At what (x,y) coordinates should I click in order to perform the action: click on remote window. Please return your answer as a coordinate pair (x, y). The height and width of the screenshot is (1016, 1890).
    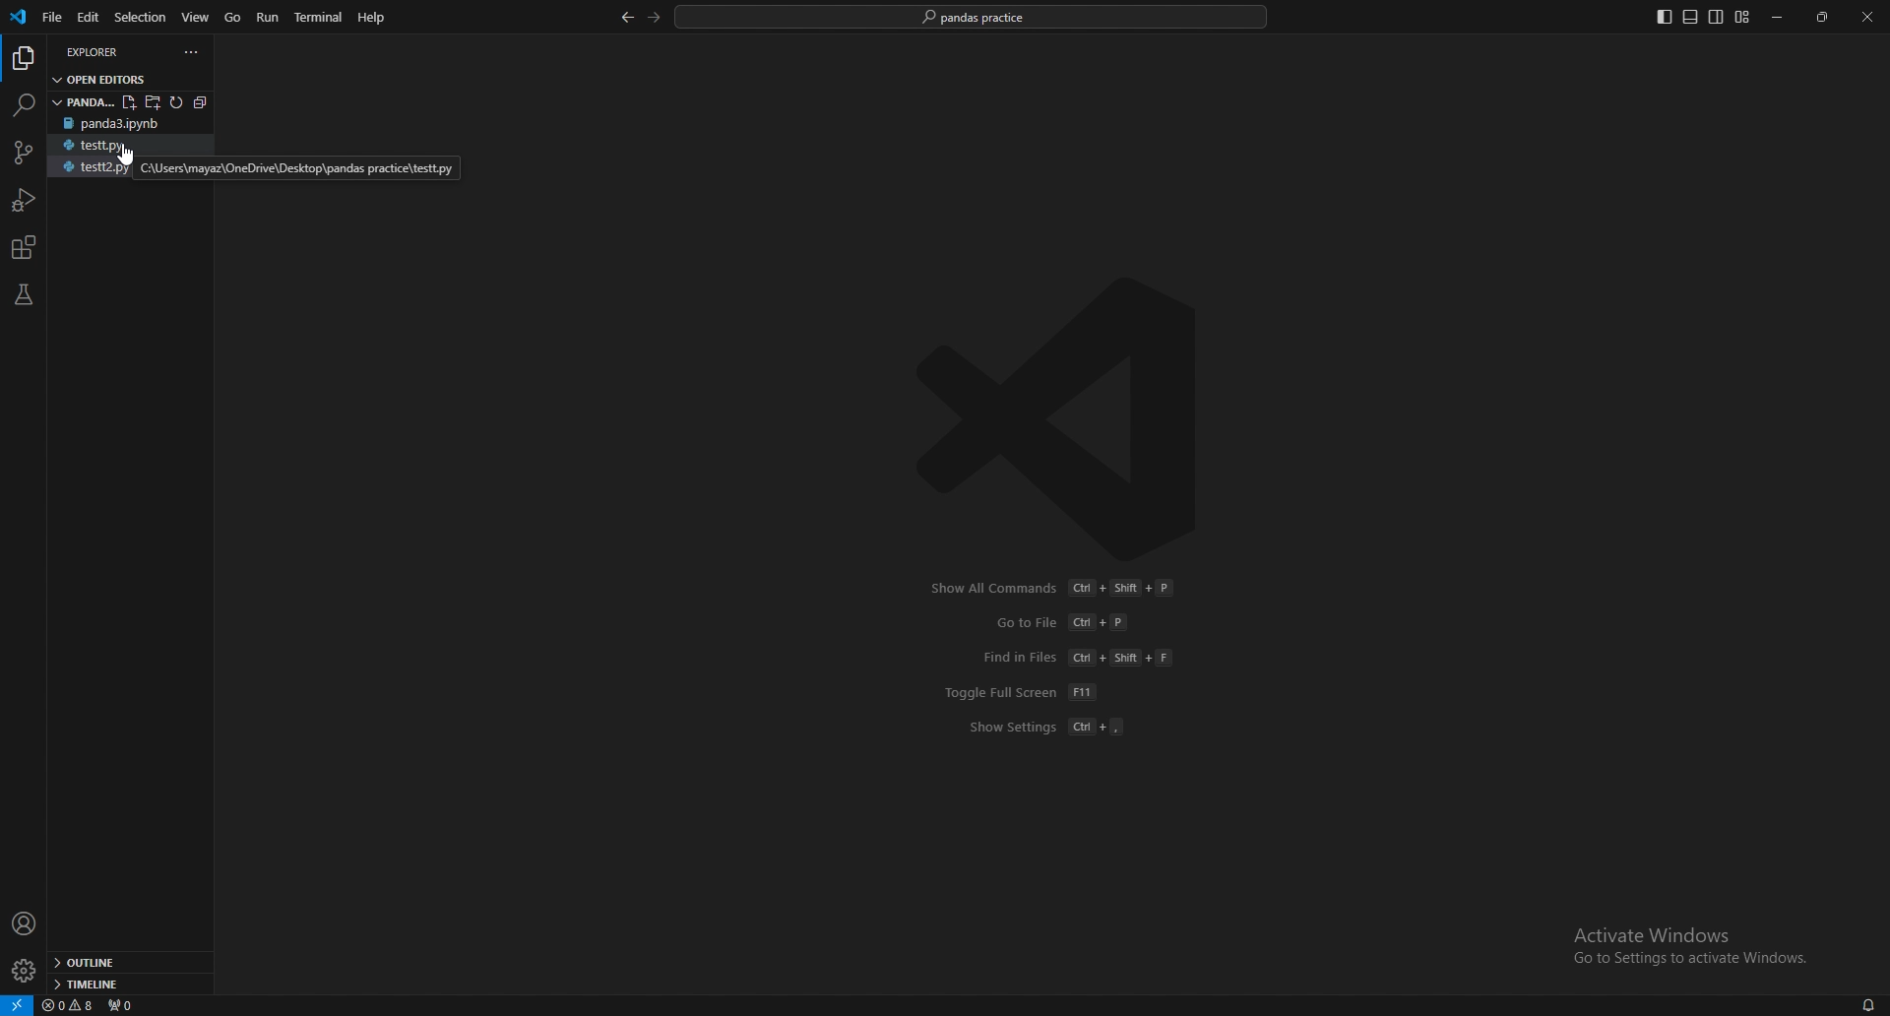
    Looking at the image, I should click on (17, 1004).